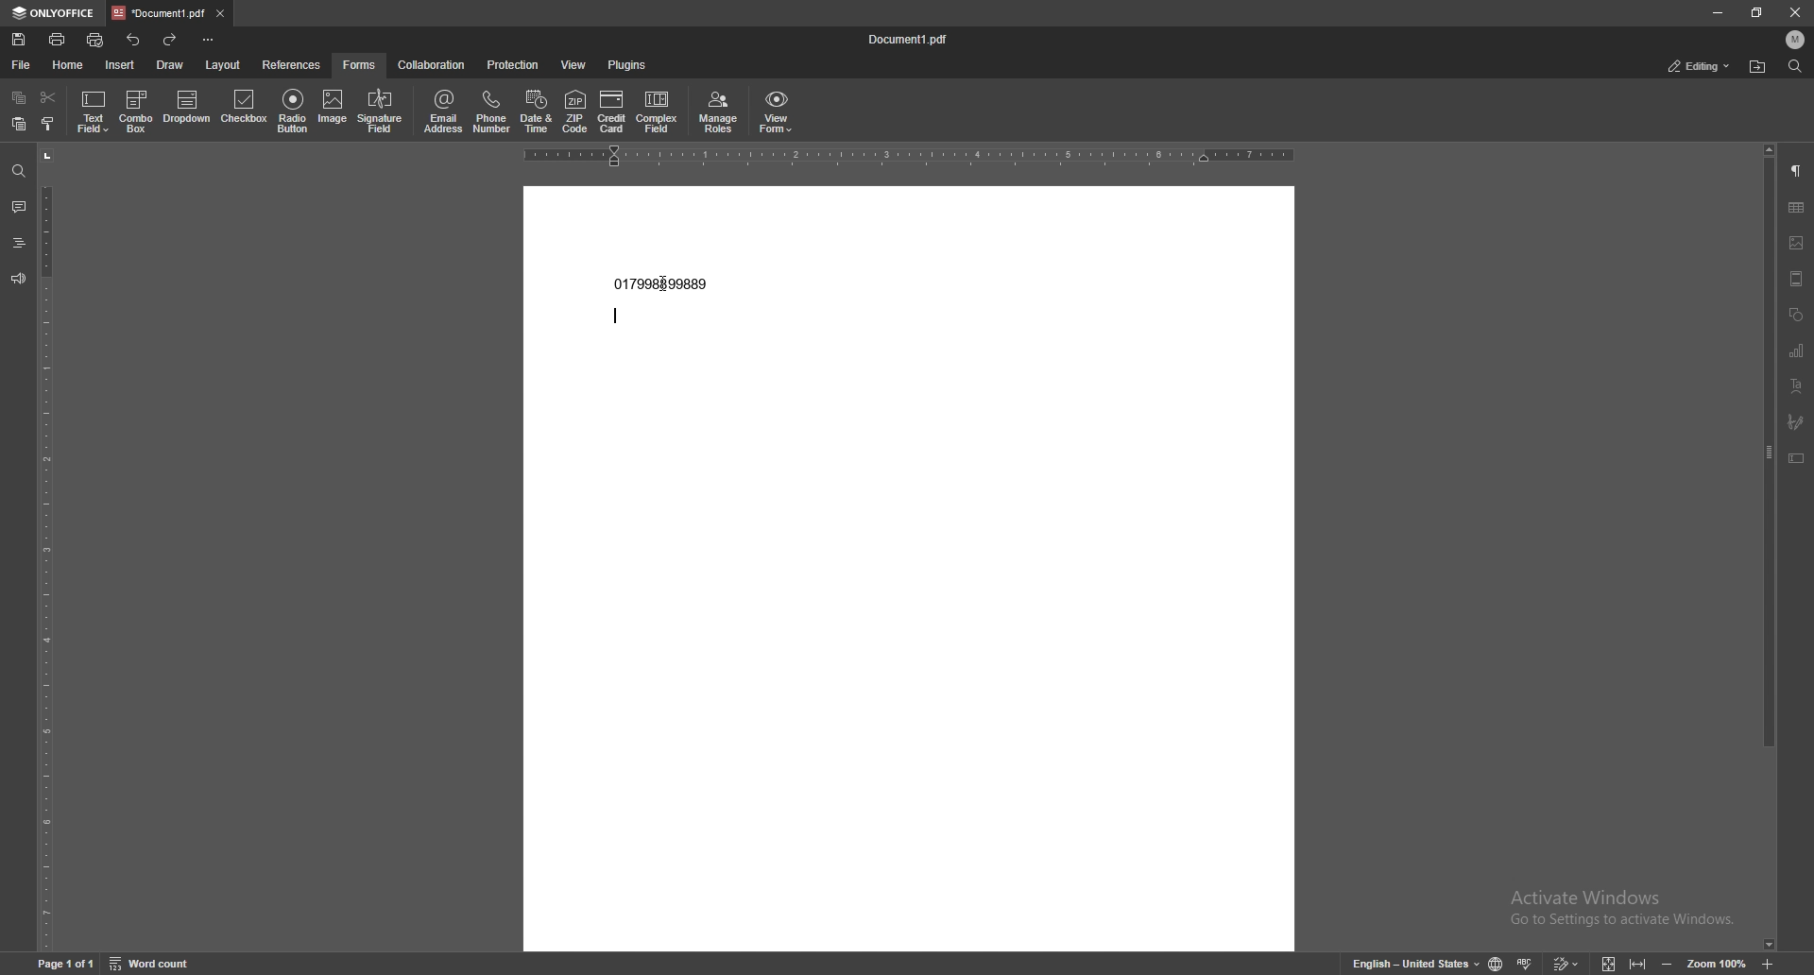 The width and height of the screenshot is (1814, 975). Describe the element at coordinates (513, 64) in the screenshot. I see `protection` at that location.